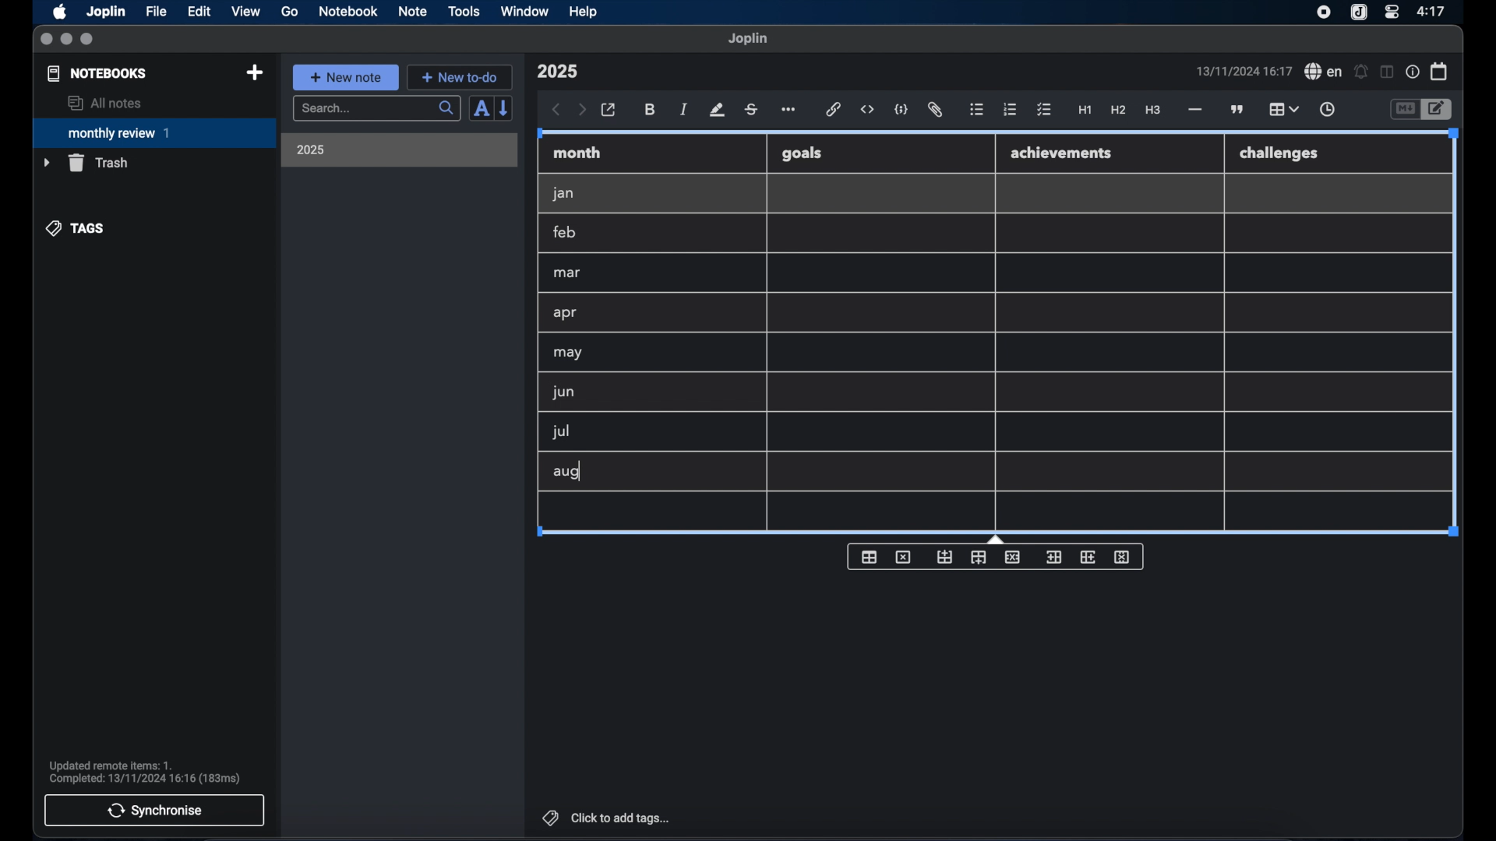 The image size is (1496, 841). Describe the element at coordinates (608, 818) in the screenshot. I see `click to add tags` at that location.